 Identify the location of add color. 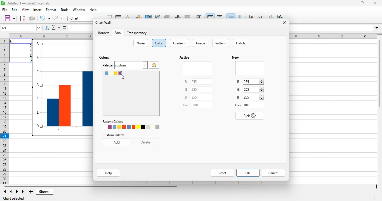
(154, 65).